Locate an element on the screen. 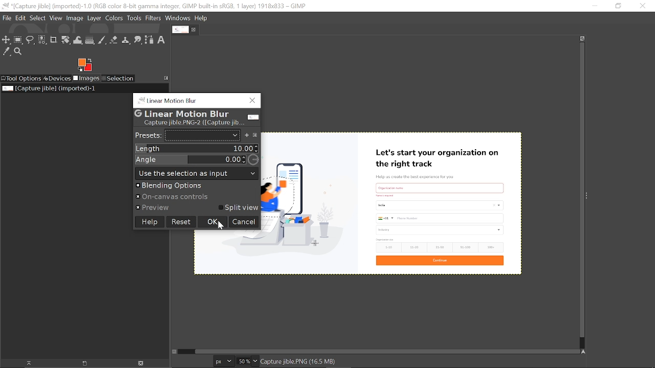  Reset is located at coordinates (181, 221).